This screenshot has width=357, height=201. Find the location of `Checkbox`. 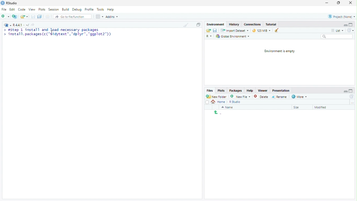

Checkbox is located at coordinates (207, 102).